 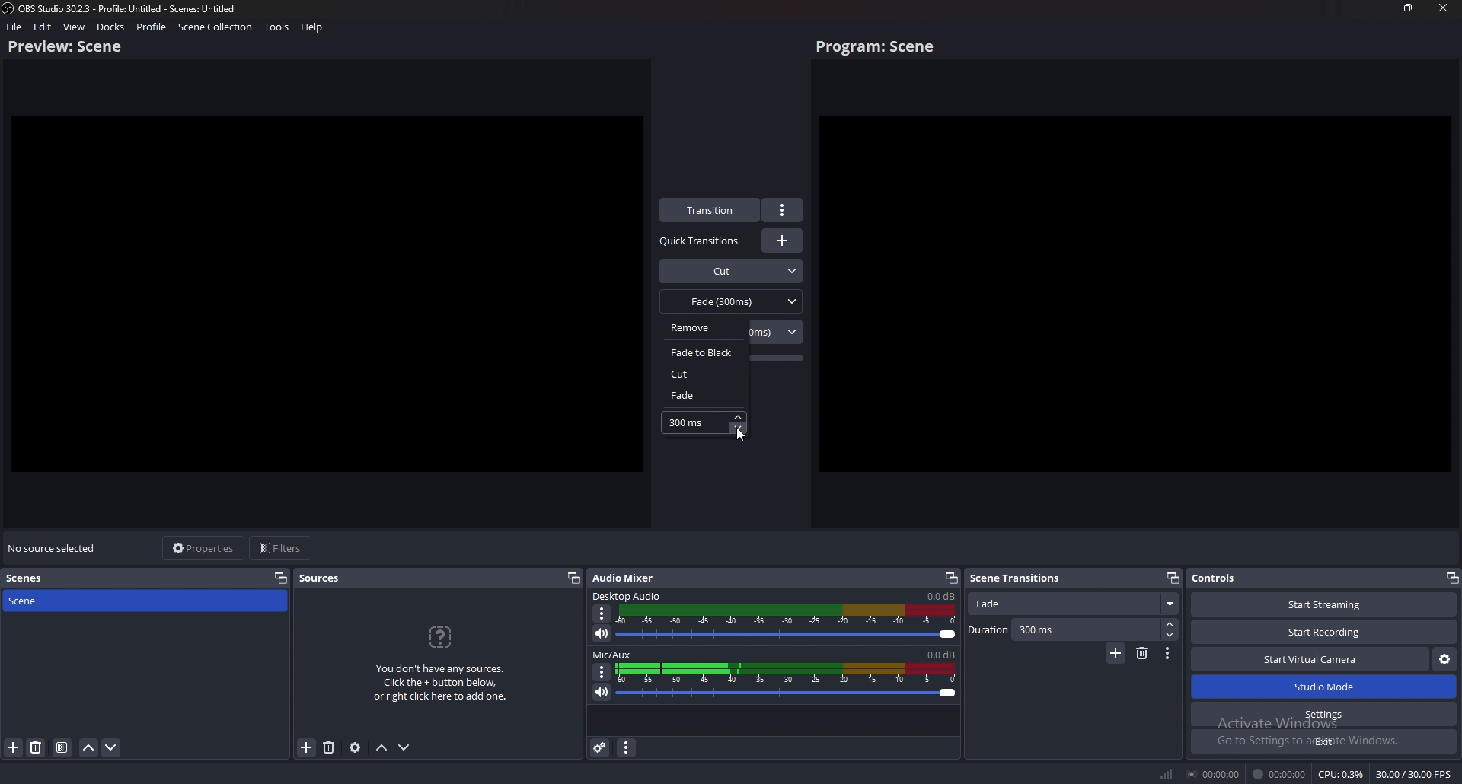 What do you see at coordinates (1375, 8) in the screenshot?
I see `minimize` at bounding box center [1375, 8].